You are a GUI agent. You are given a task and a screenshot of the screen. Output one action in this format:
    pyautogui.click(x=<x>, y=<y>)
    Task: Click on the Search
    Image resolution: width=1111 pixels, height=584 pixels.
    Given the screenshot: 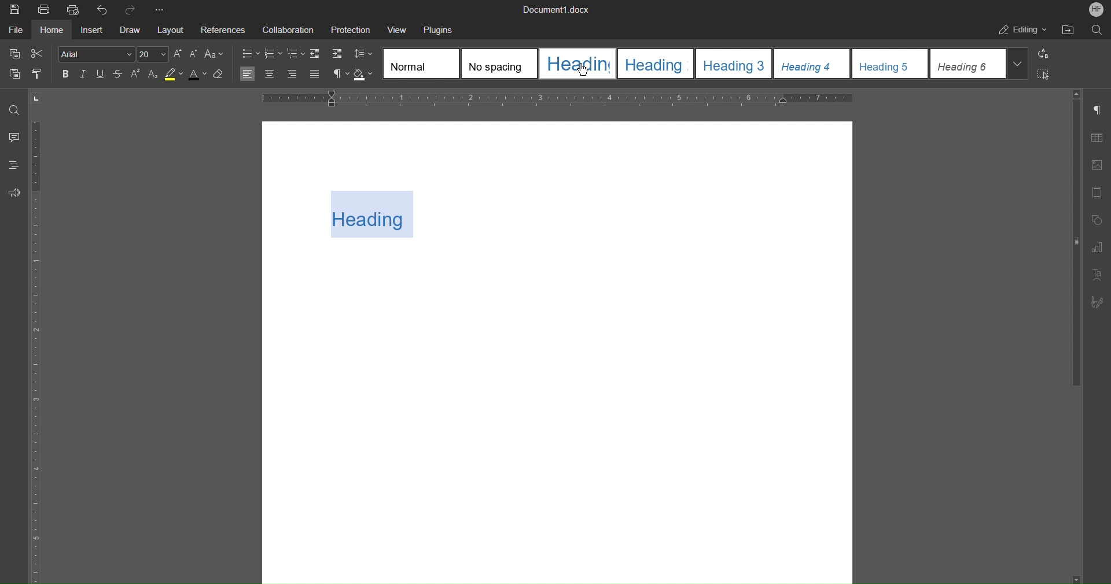 What is the action you would take?
    pyautogui.click(x=1098, y=28)
    